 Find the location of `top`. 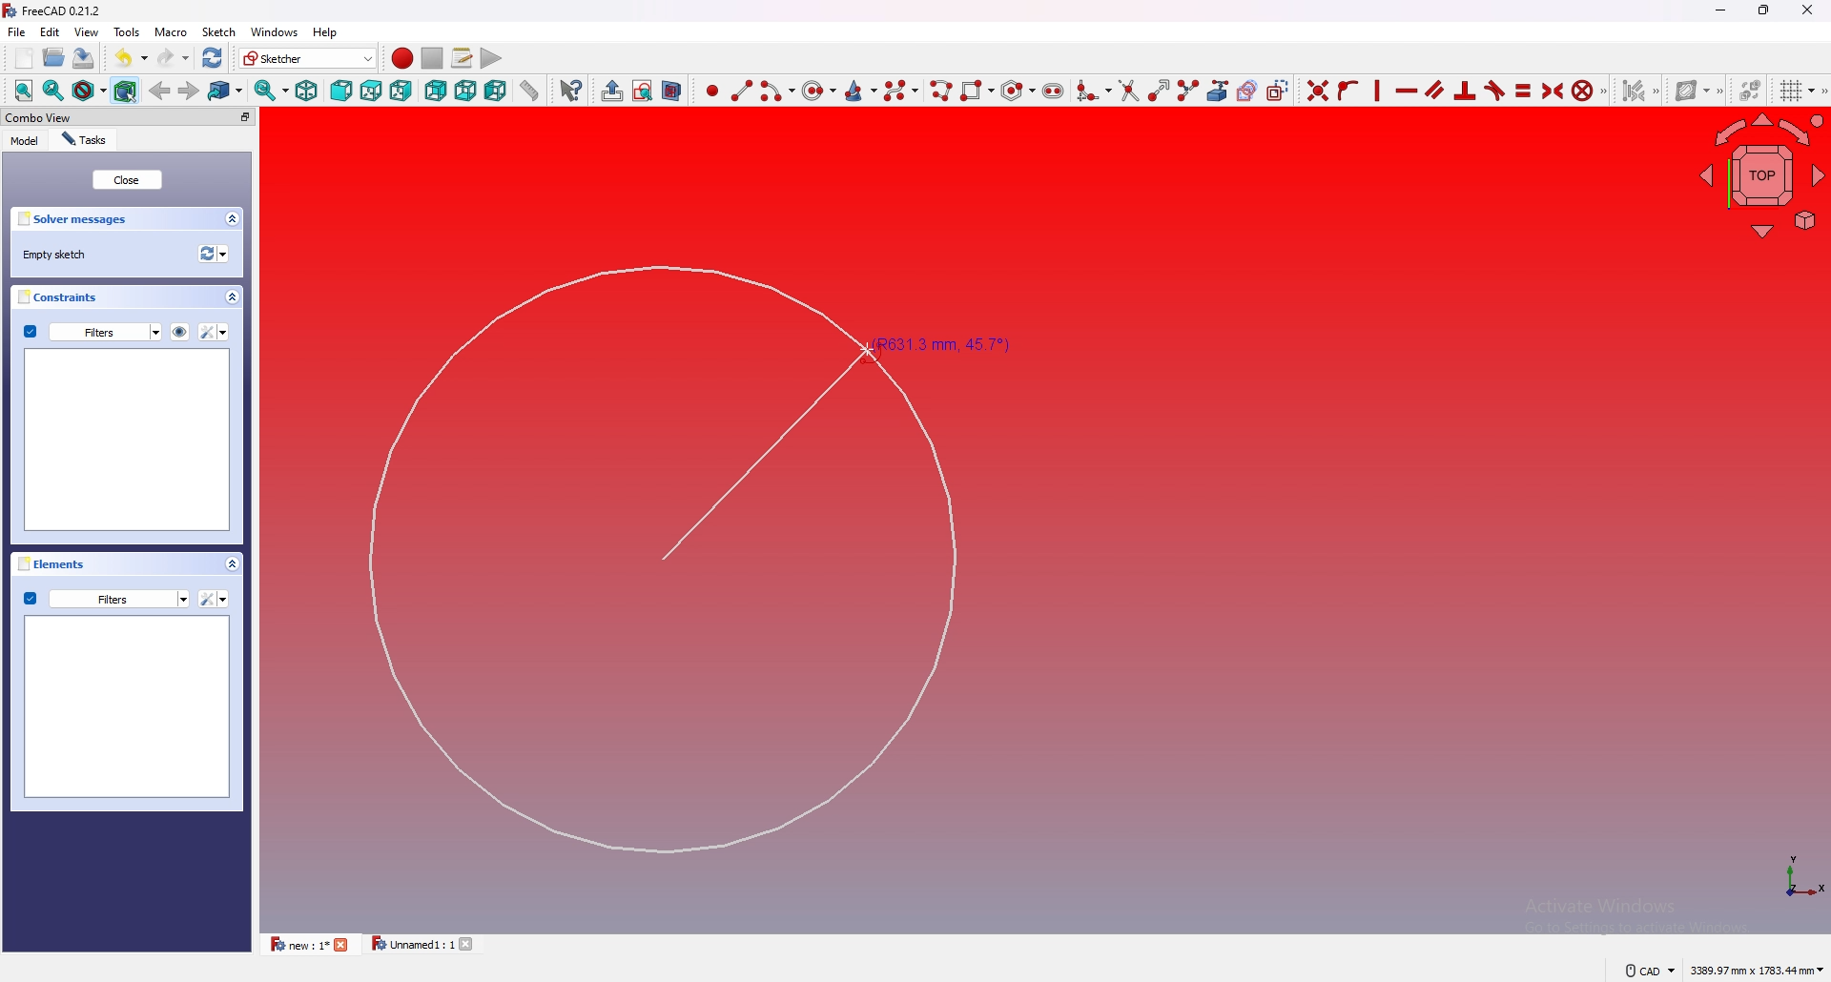

top is located at coordinates (372, 91).